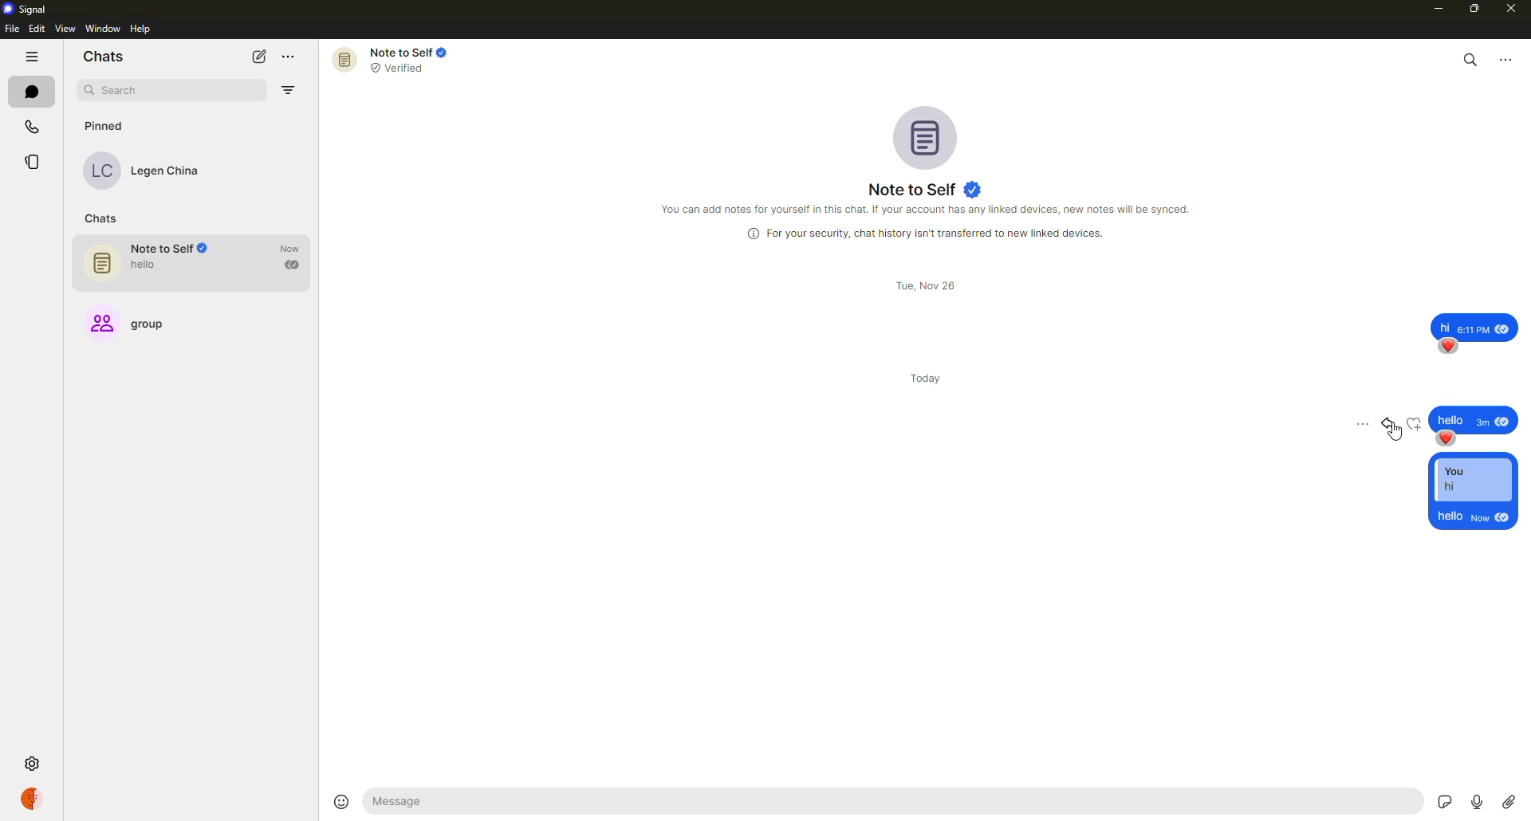  Describe the element at coordinates (153, 171) in the screenshot. I see `contact` at that location.